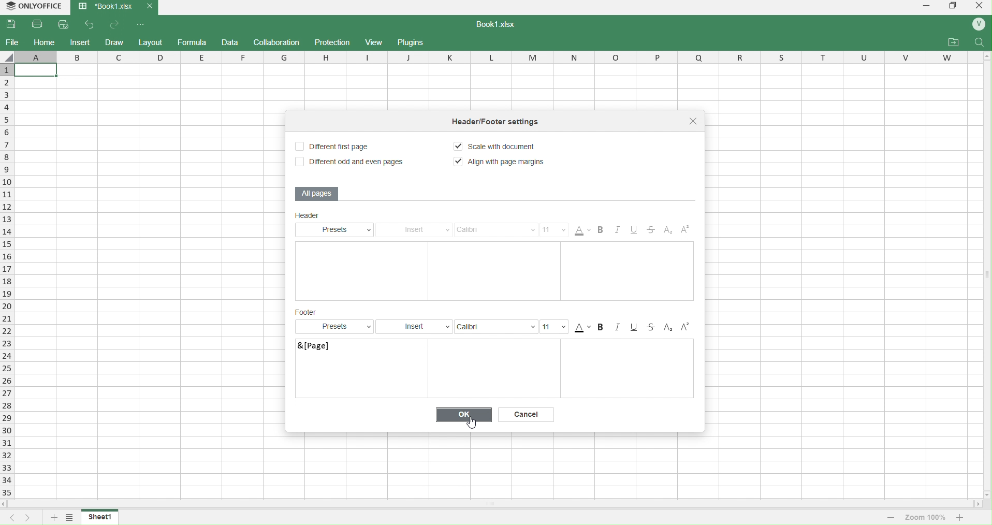 The image size is (992, 525). Describe the element at coordinates (635, 327) in the screenshot. I see `Underline` at that location.